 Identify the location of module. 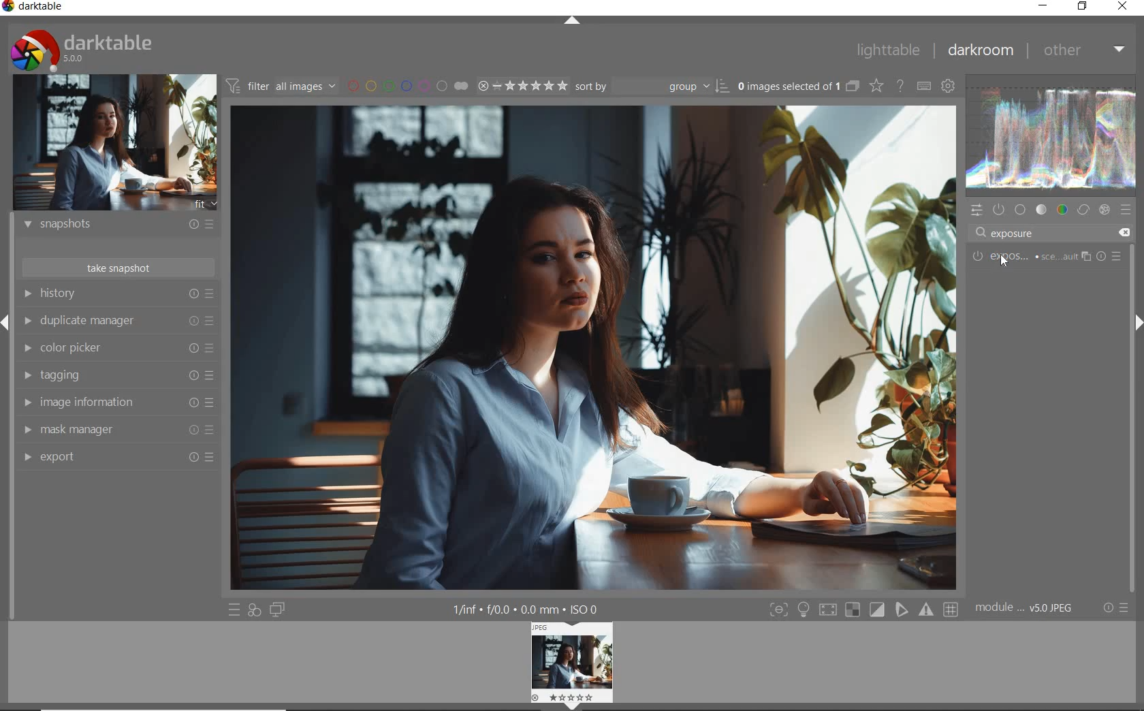
(1026, 610).